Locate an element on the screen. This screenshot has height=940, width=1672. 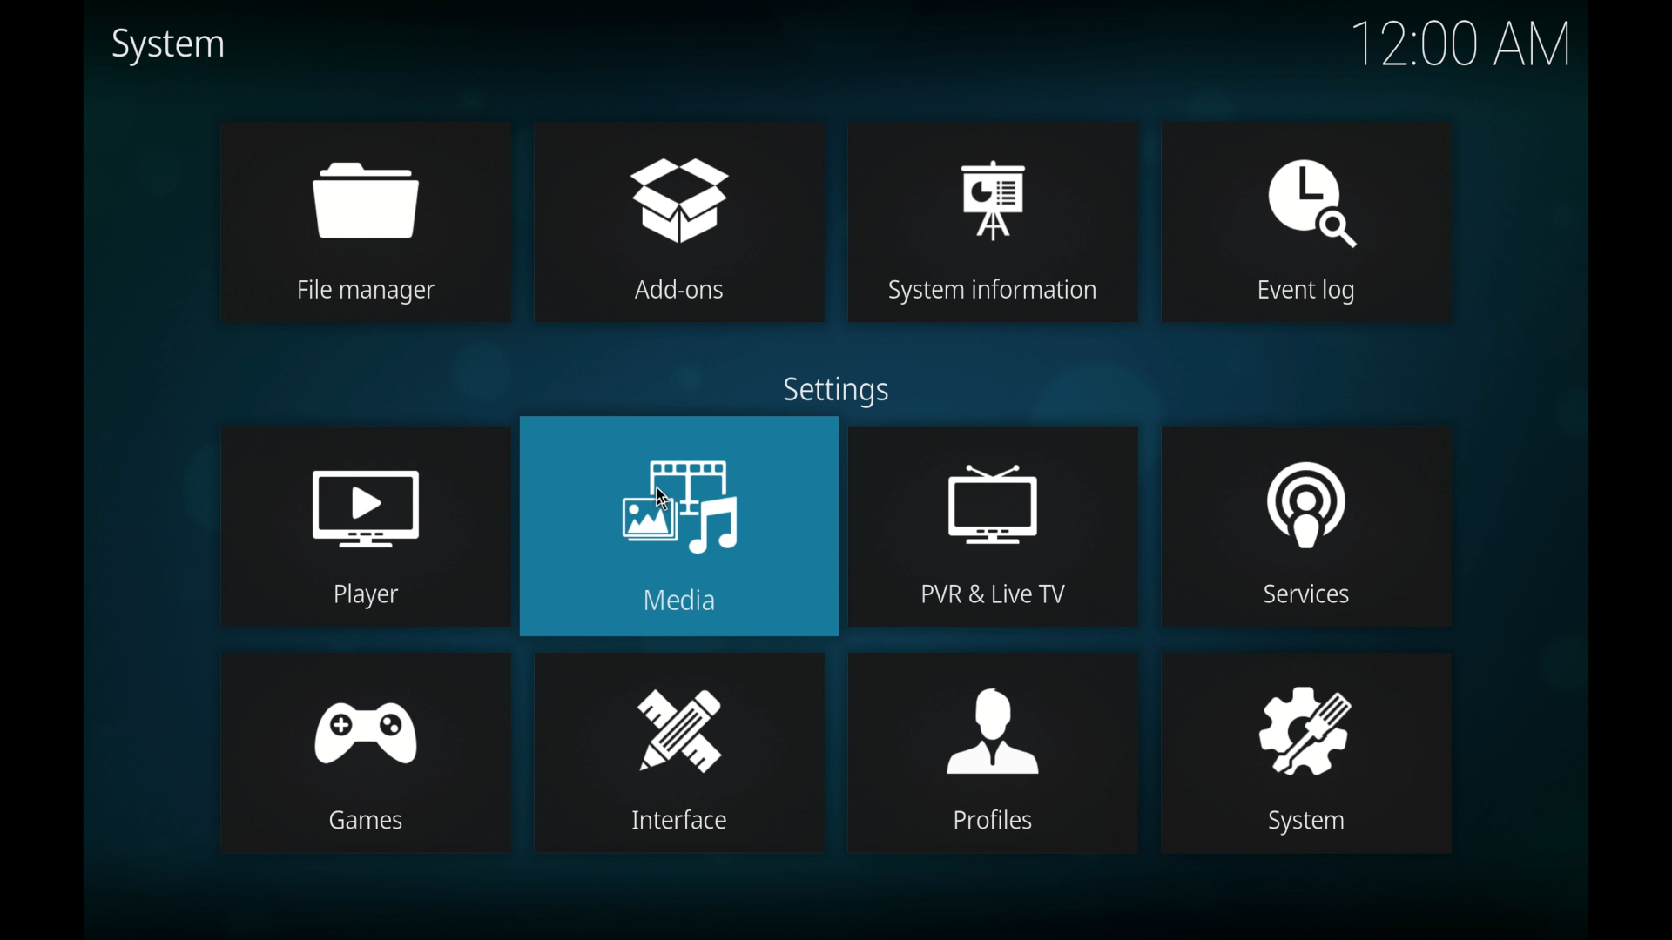
system information is located at coordinates (994, 224).